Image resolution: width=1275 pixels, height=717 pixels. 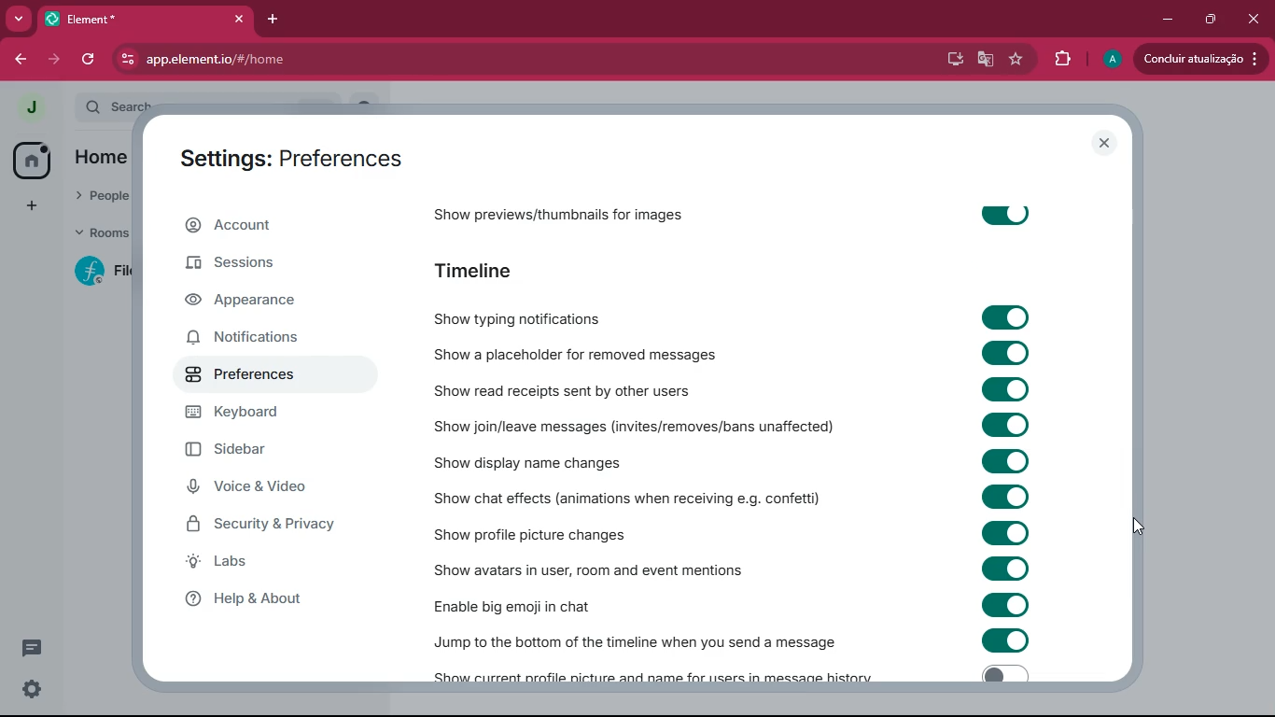 What do you see at coordinates (255, 566) in the screenshot?
I see `labs` at bounding box center [255, 566].